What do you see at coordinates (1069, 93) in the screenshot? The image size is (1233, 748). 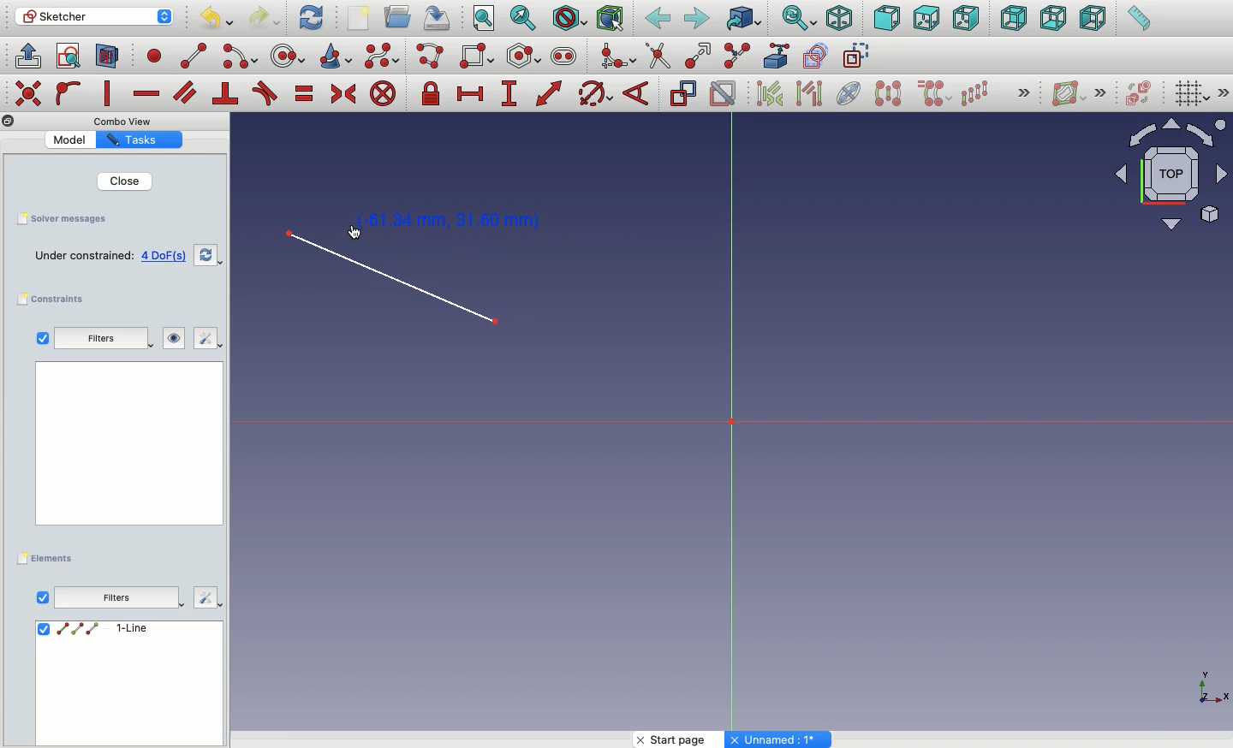 I see `Show/hide B-spline information layer` at bounding box center [1069, 93].